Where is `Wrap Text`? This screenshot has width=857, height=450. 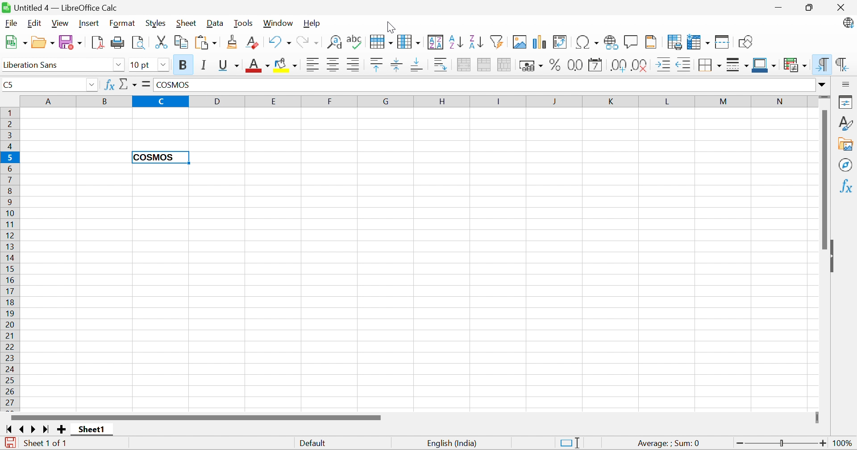 Wrap Text is located at coordinates (441, 64).